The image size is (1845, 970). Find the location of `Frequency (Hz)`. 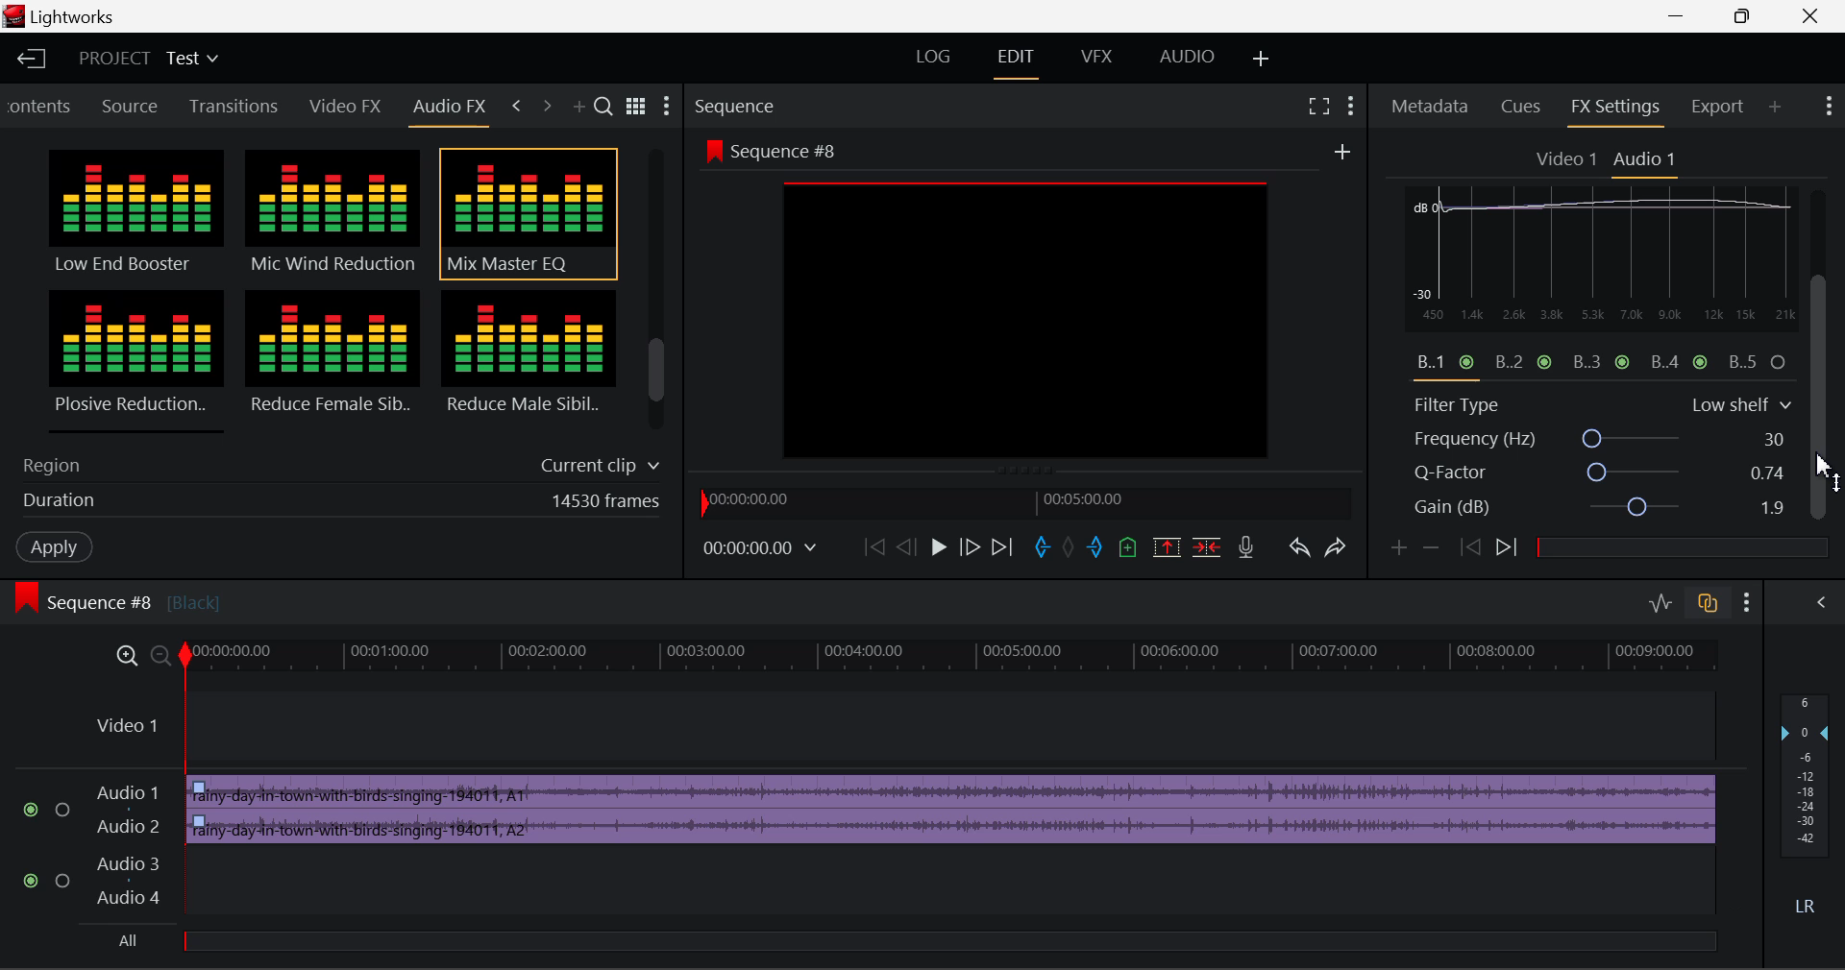

Frequency (Hz) is located at coordinates (1603, 439).